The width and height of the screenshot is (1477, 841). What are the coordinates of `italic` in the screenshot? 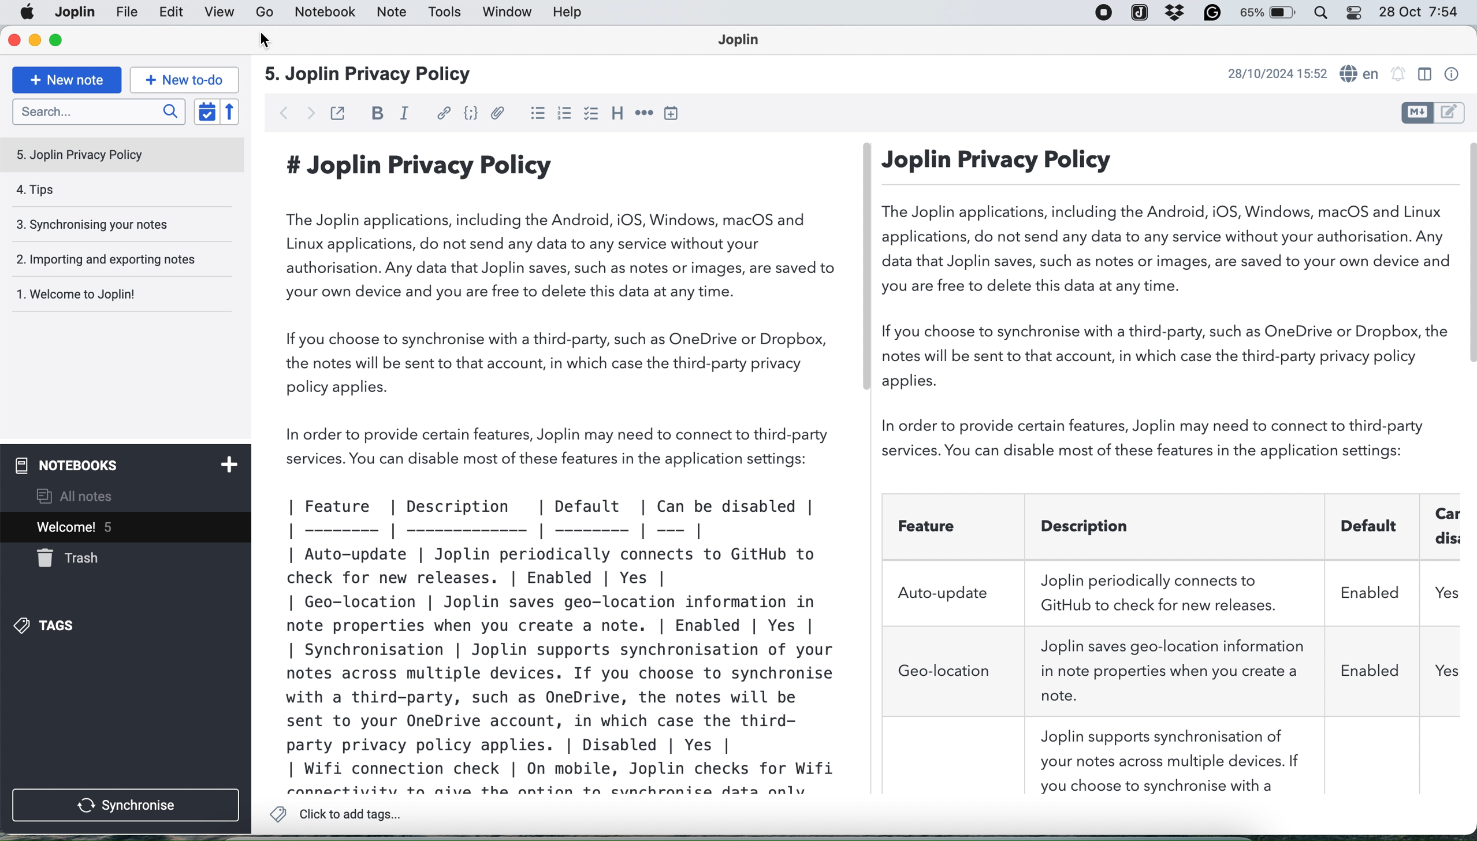 It's located at (405, 112).